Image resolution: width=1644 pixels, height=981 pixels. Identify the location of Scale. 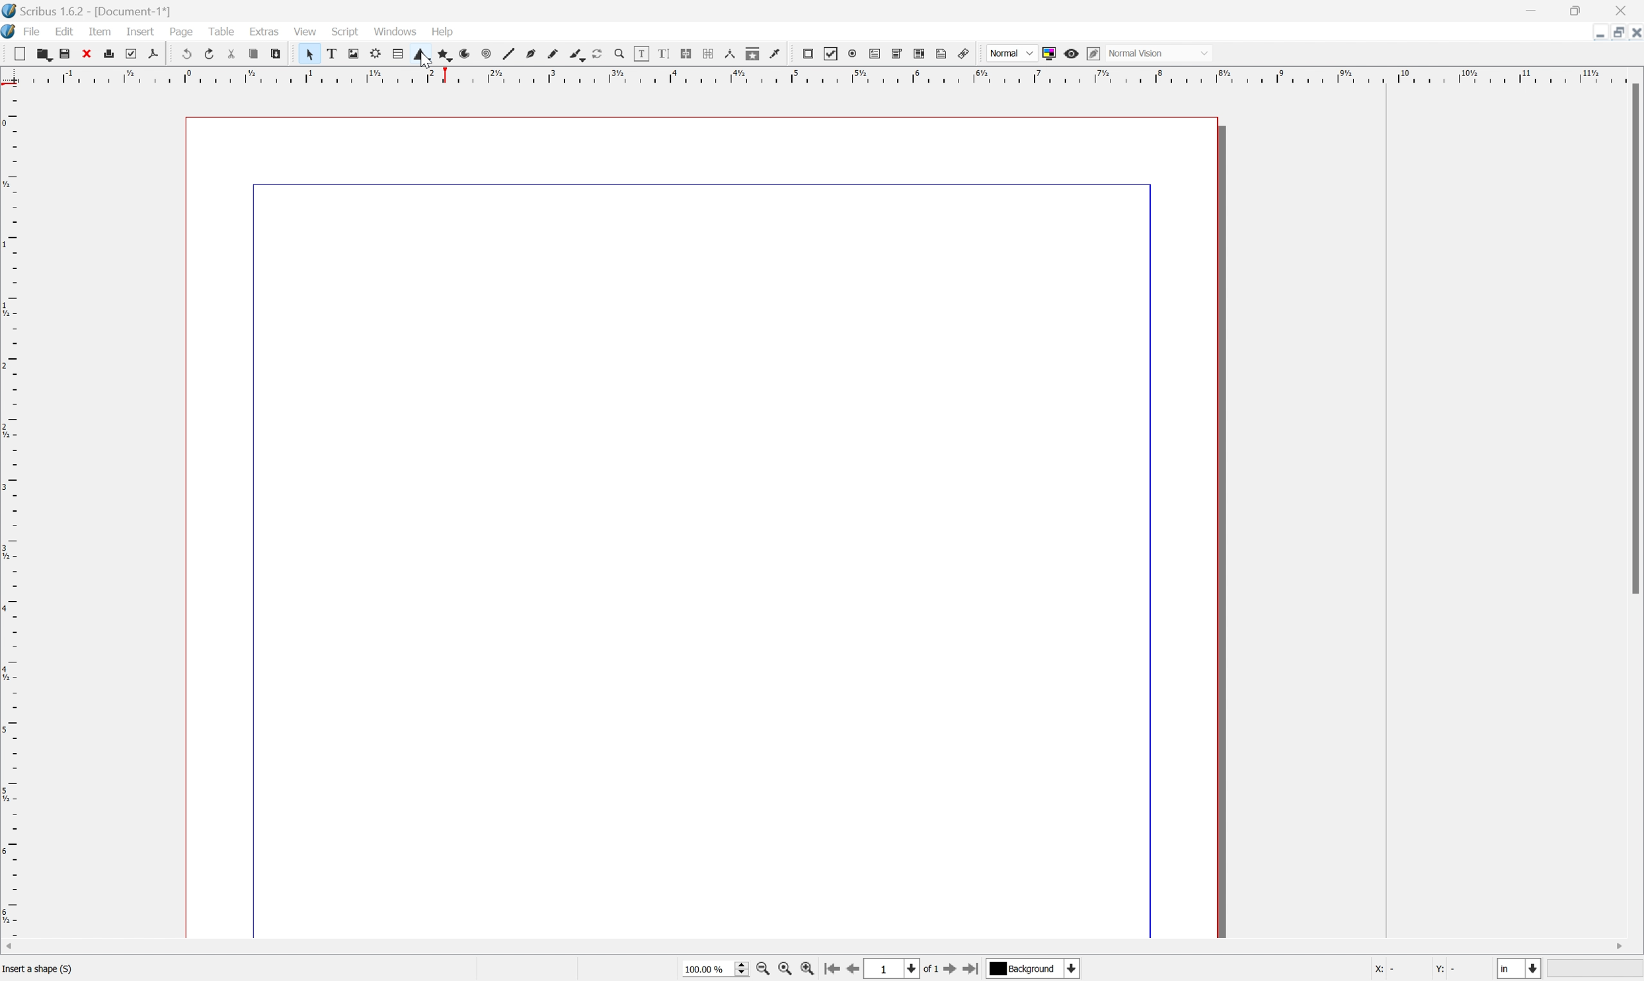
(11, 512).